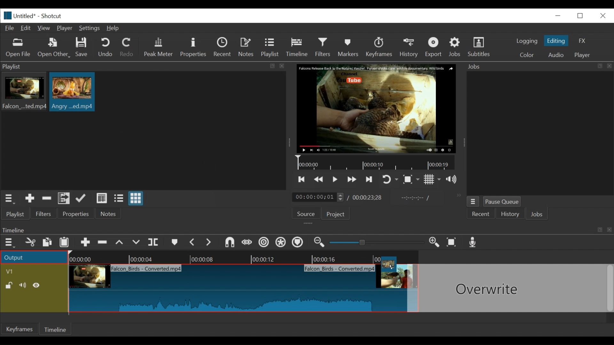  What do you see at coordinates (26, 17) in the screenshot?
I see `File name` at bounding box center [26, 17].